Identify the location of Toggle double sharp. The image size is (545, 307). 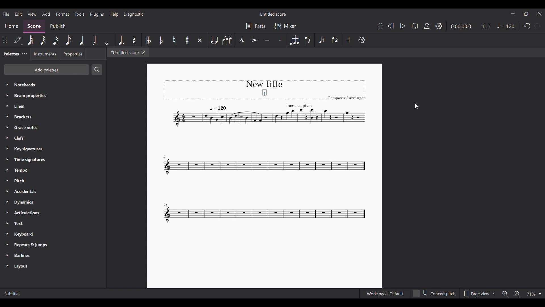
(200, 40).